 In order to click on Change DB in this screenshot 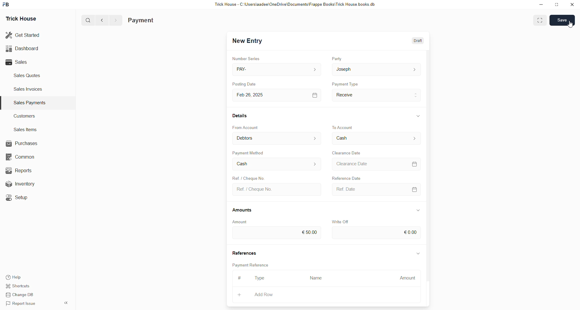, I will do `click(22, 294)`.